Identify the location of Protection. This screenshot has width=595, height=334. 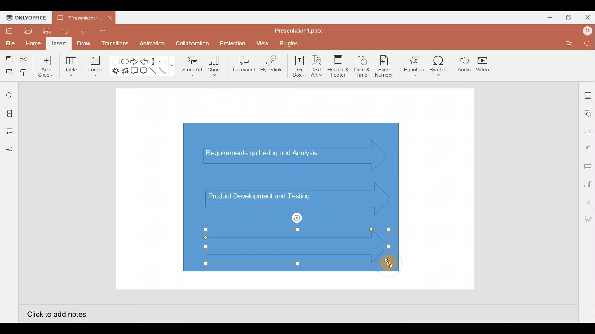
(231, 44).